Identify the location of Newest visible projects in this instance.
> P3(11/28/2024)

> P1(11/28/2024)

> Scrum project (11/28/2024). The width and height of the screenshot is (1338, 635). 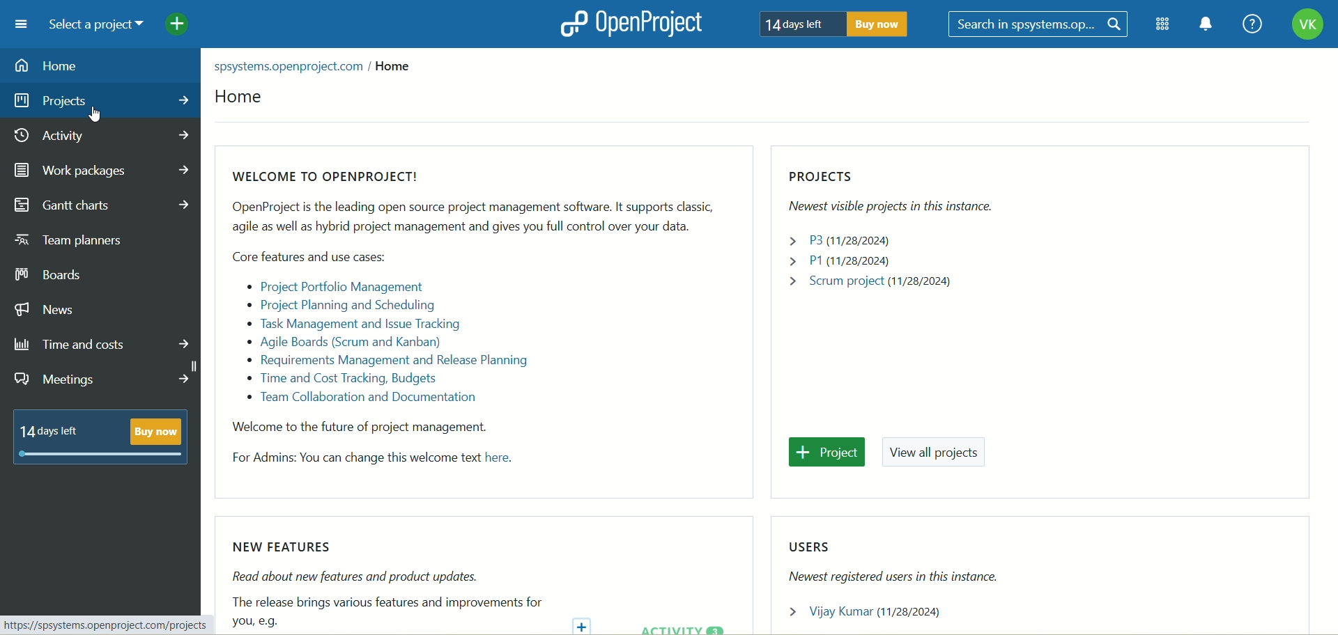
(879, 251).